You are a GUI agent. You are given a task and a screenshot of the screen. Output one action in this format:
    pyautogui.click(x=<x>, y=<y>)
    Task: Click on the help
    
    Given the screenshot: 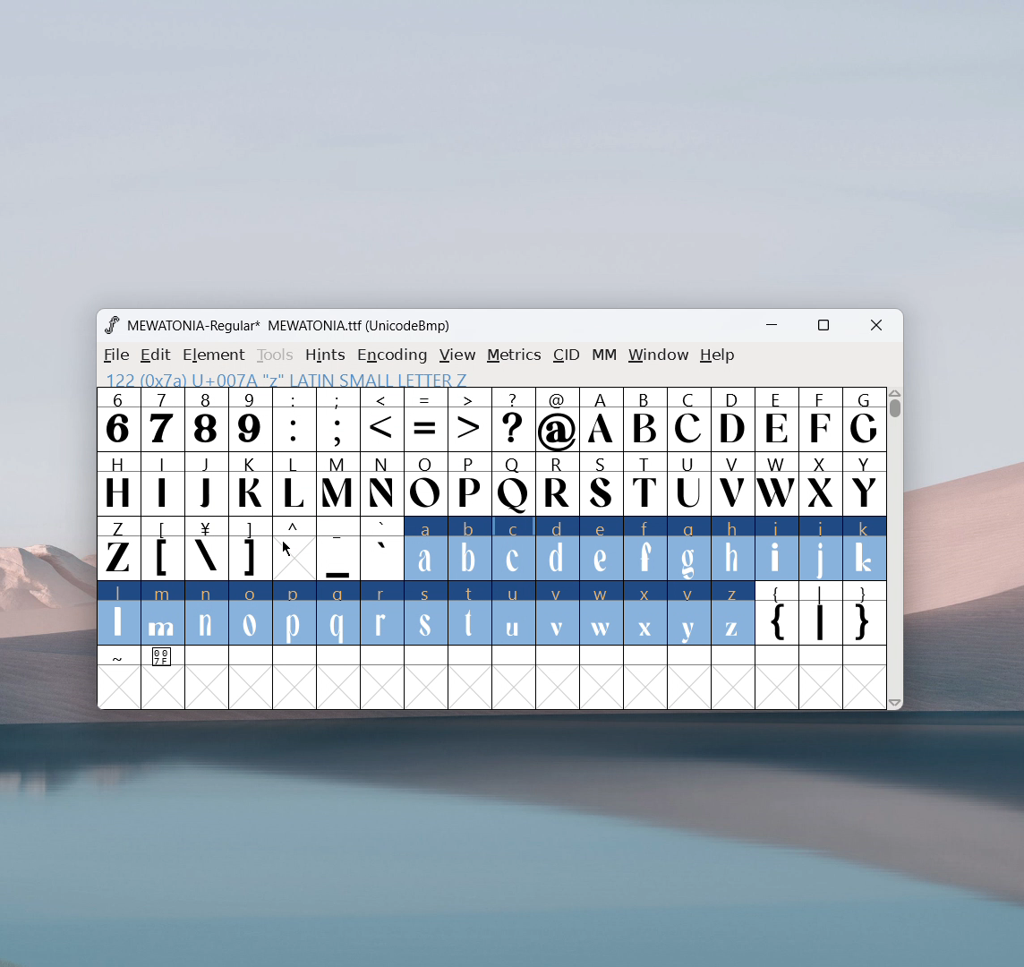 What is the action you would take?
    pyautogui.click(x=718, y=355)
    